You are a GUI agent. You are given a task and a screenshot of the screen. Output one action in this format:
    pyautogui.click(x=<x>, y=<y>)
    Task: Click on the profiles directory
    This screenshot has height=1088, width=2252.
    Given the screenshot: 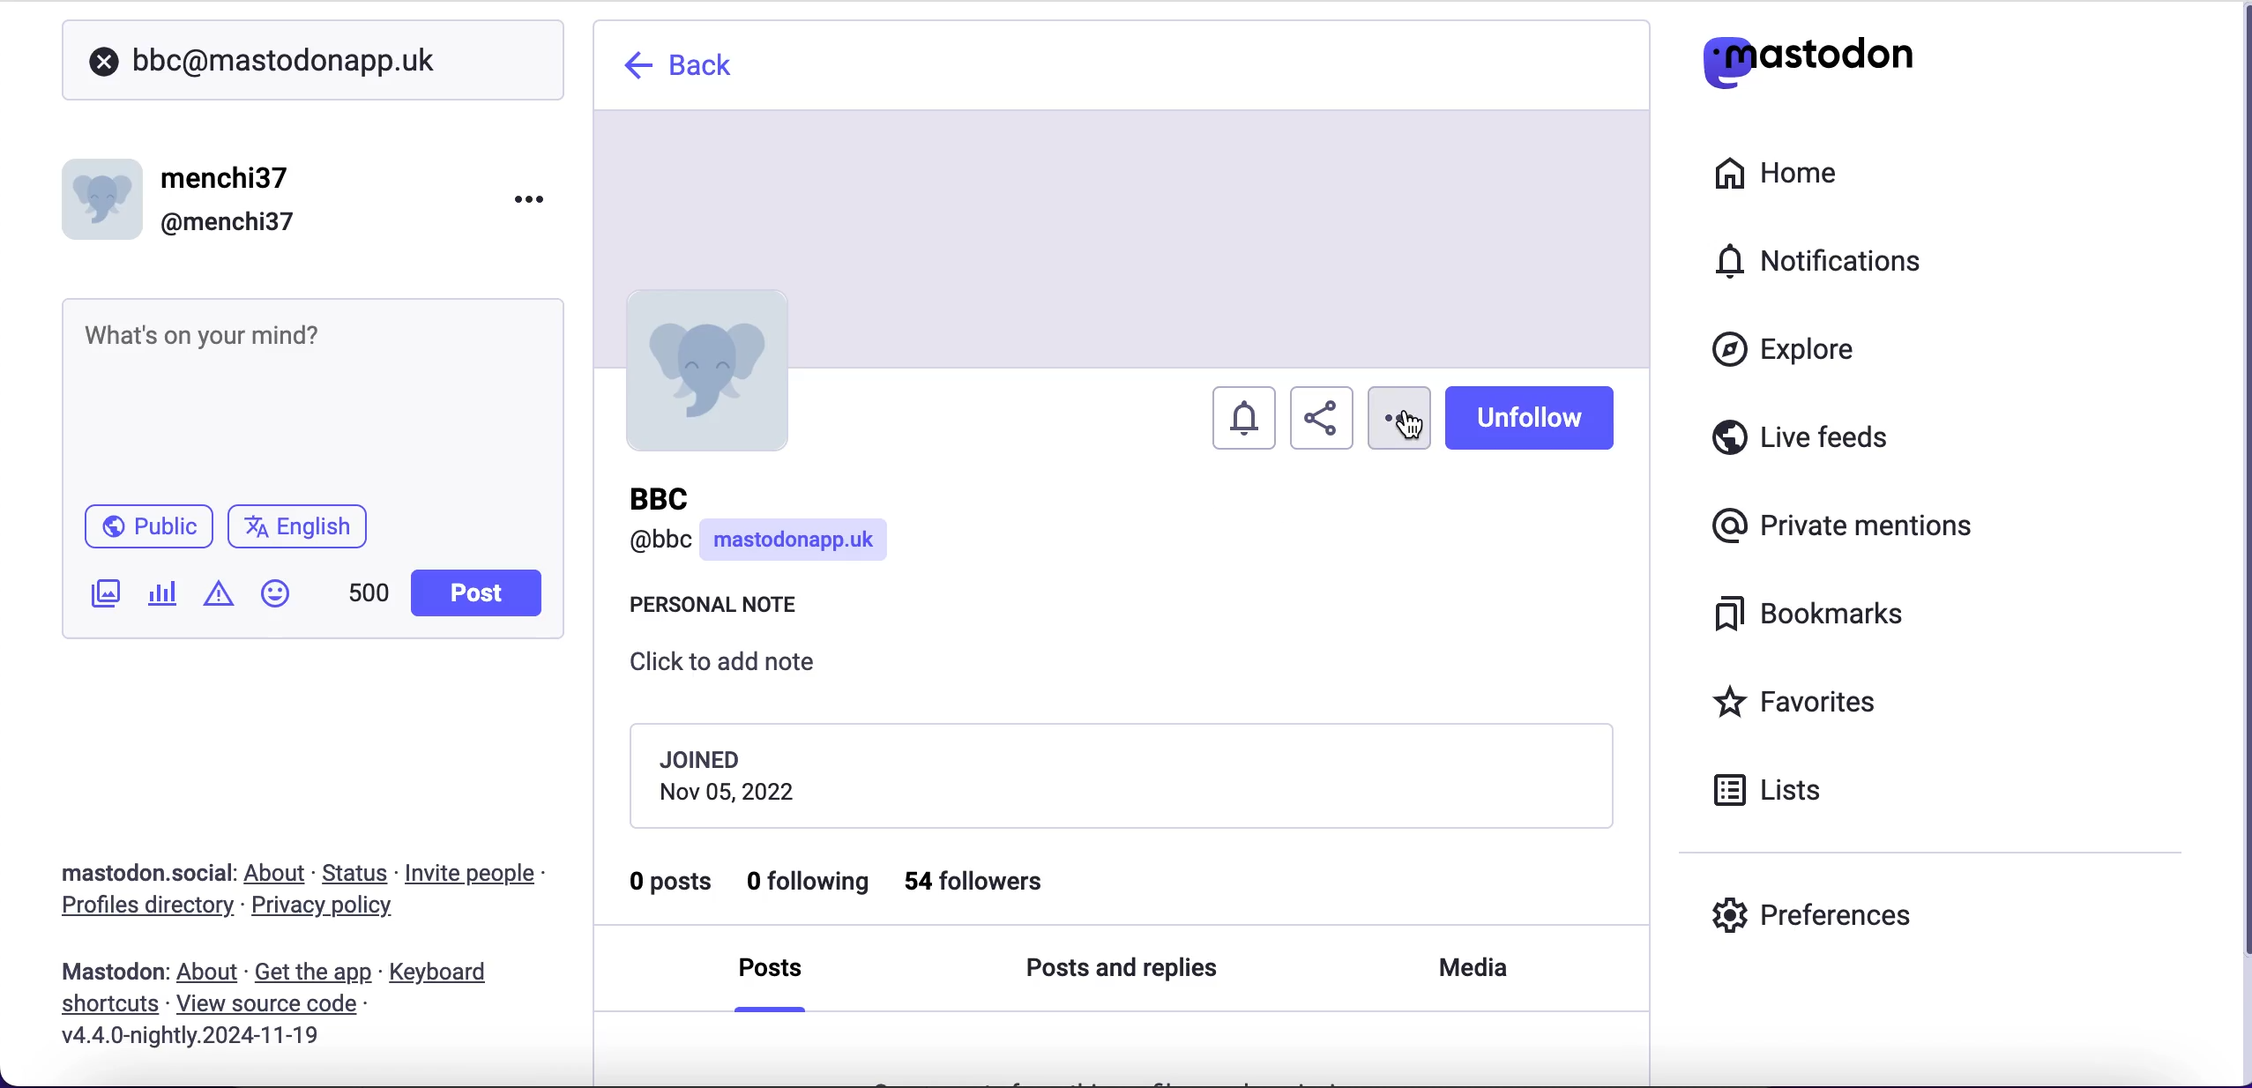 What is the action you would take?
    pyautogui.click(x=137, y=908)
    